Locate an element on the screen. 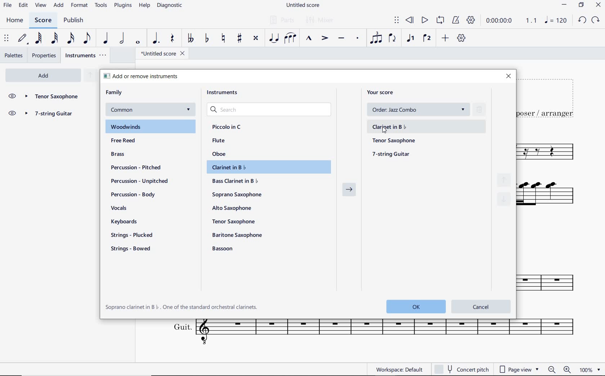 Image resolution: width=605 pixels, height=376 pixels. PLAY SPEED is located at coordinates (510, 22).